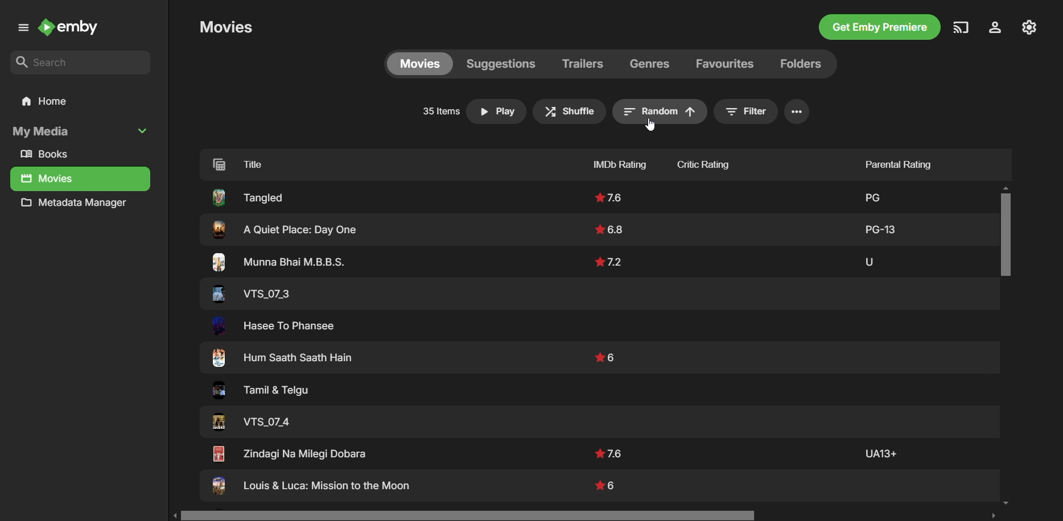 The height and width of the screenshot is (521, 1063). I want to click on Horizontal Scroll Bar, so click(588, 515).